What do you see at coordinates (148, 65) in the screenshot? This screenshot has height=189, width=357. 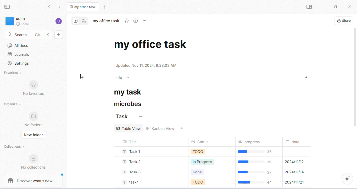 I see `time and date of update` at bounding box center [148, 65].